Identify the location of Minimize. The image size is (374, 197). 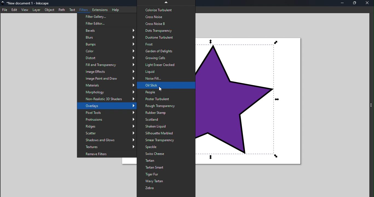
(343, 4).